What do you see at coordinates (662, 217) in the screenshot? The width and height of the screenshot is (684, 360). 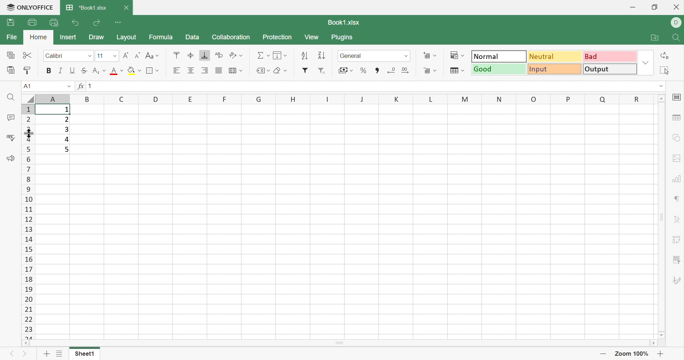 I see `Scroll Bar` at bounding box center [662, 217].